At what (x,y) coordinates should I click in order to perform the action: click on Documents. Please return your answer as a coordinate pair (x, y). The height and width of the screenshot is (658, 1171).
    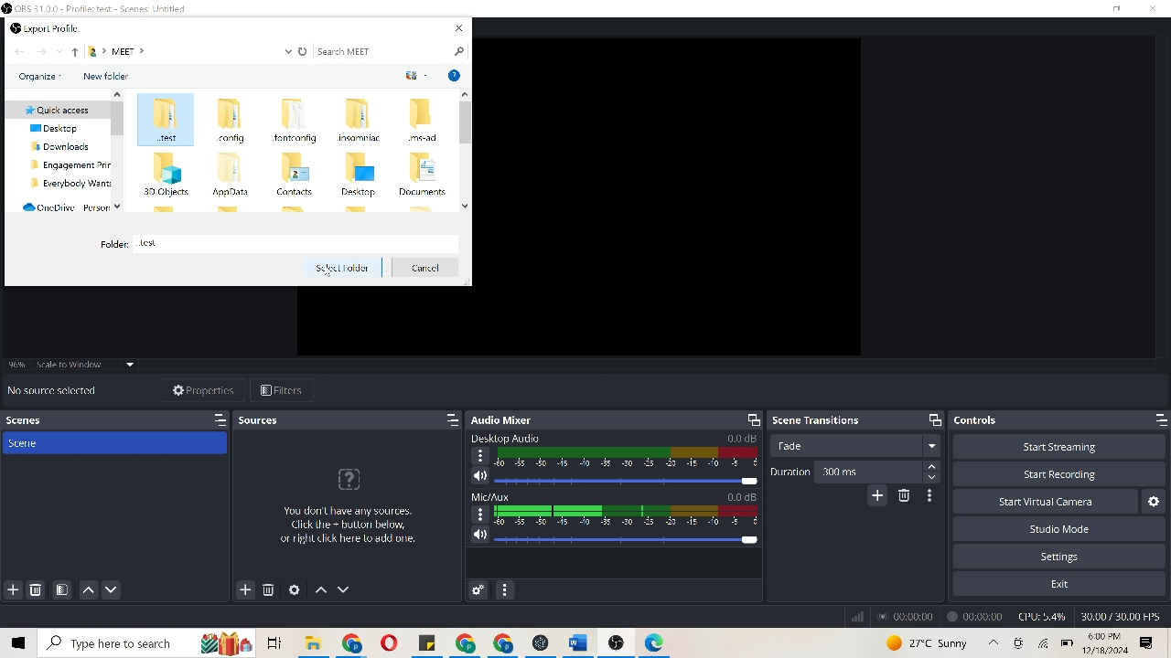
    Looking at the image, I should click on (424, 175).